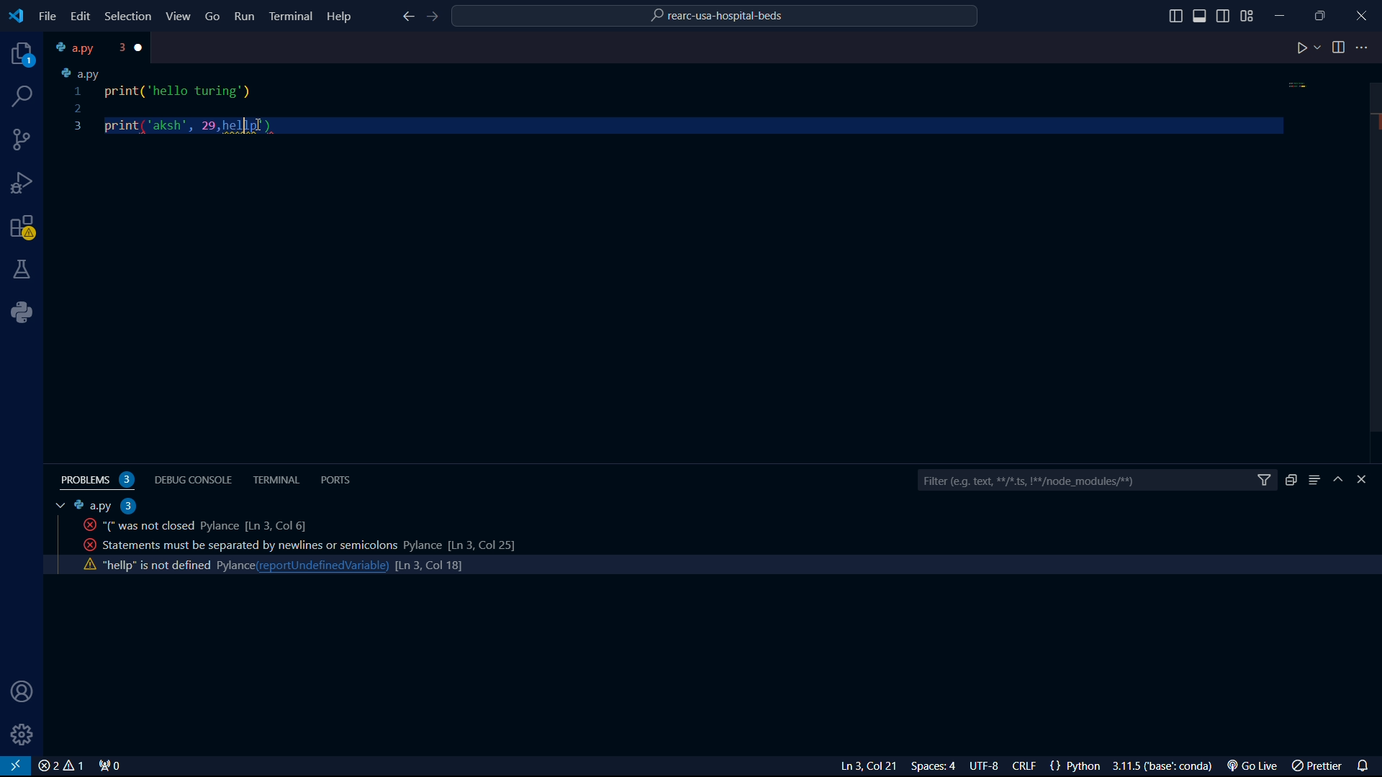  I want to click on filter bar, so click(1096, 481).